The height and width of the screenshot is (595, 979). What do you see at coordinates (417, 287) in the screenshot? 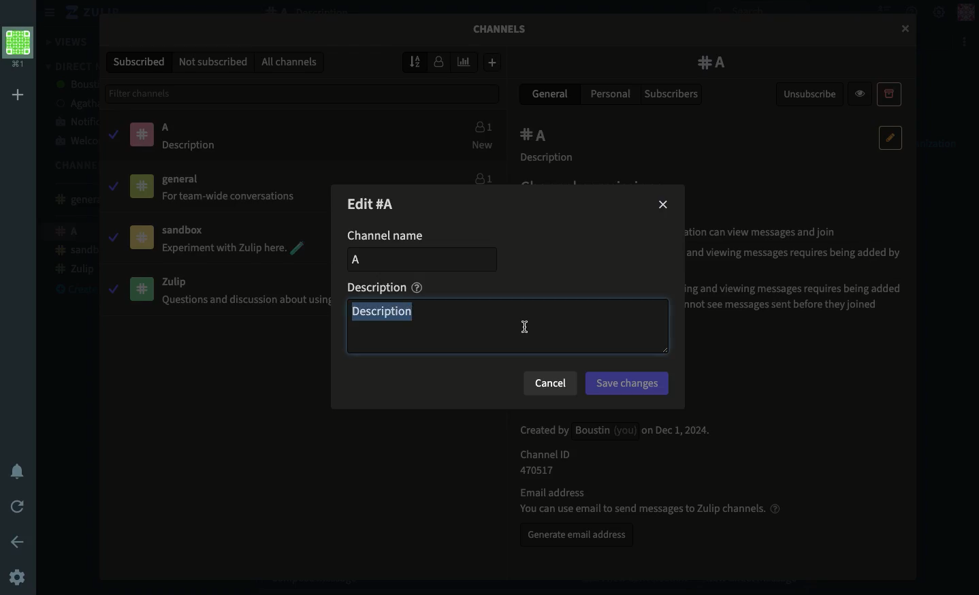
I see `help` at bounding box center [417, 287].